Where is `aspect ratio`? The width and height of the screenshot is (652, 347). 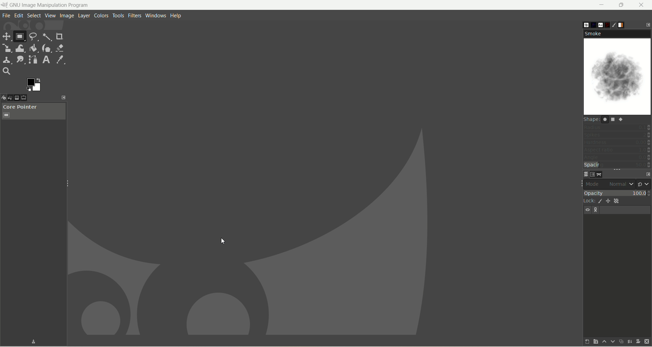 aspect ratio is located at coordinates (617, 150).